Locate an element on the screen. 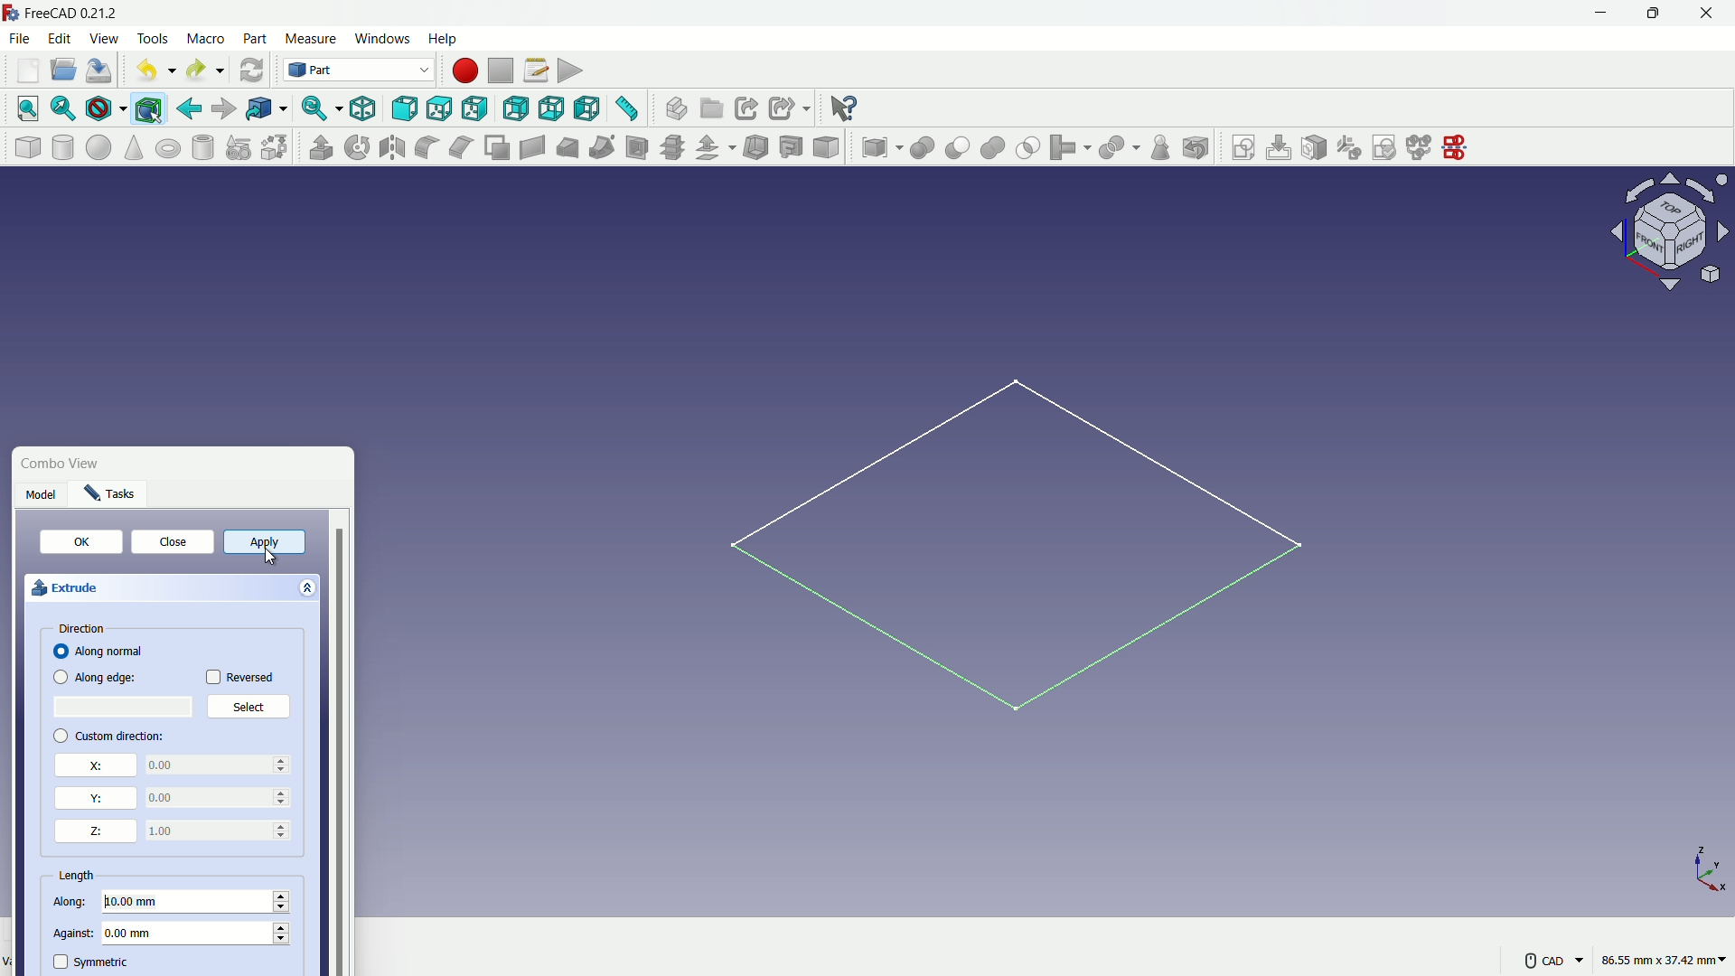 The image size is (1735, 976). 0.00 is located at coordinates (220, 832).